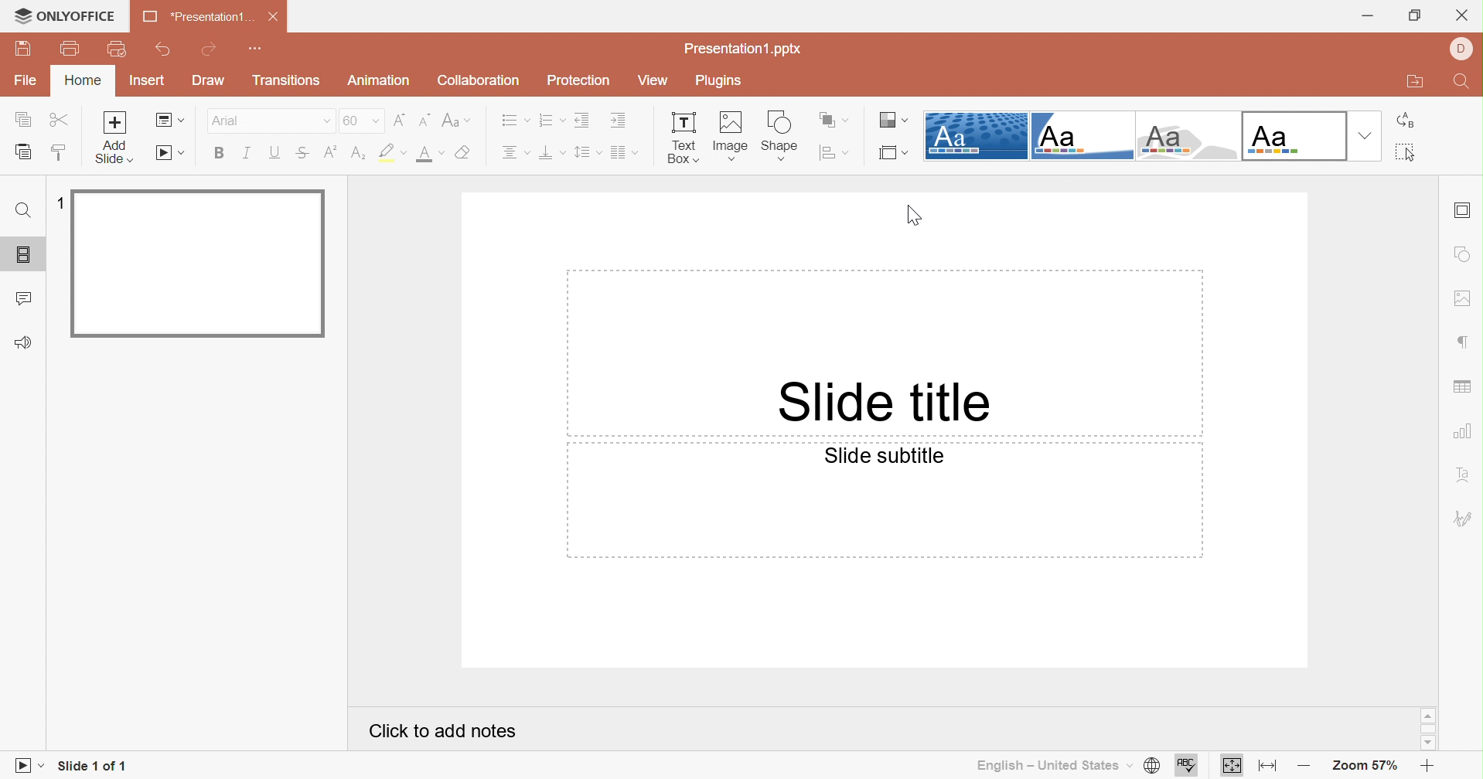  What do you see at coordinates (778, 135) in the screenshot?
I see `Shape` at bounding box center [778, 135].